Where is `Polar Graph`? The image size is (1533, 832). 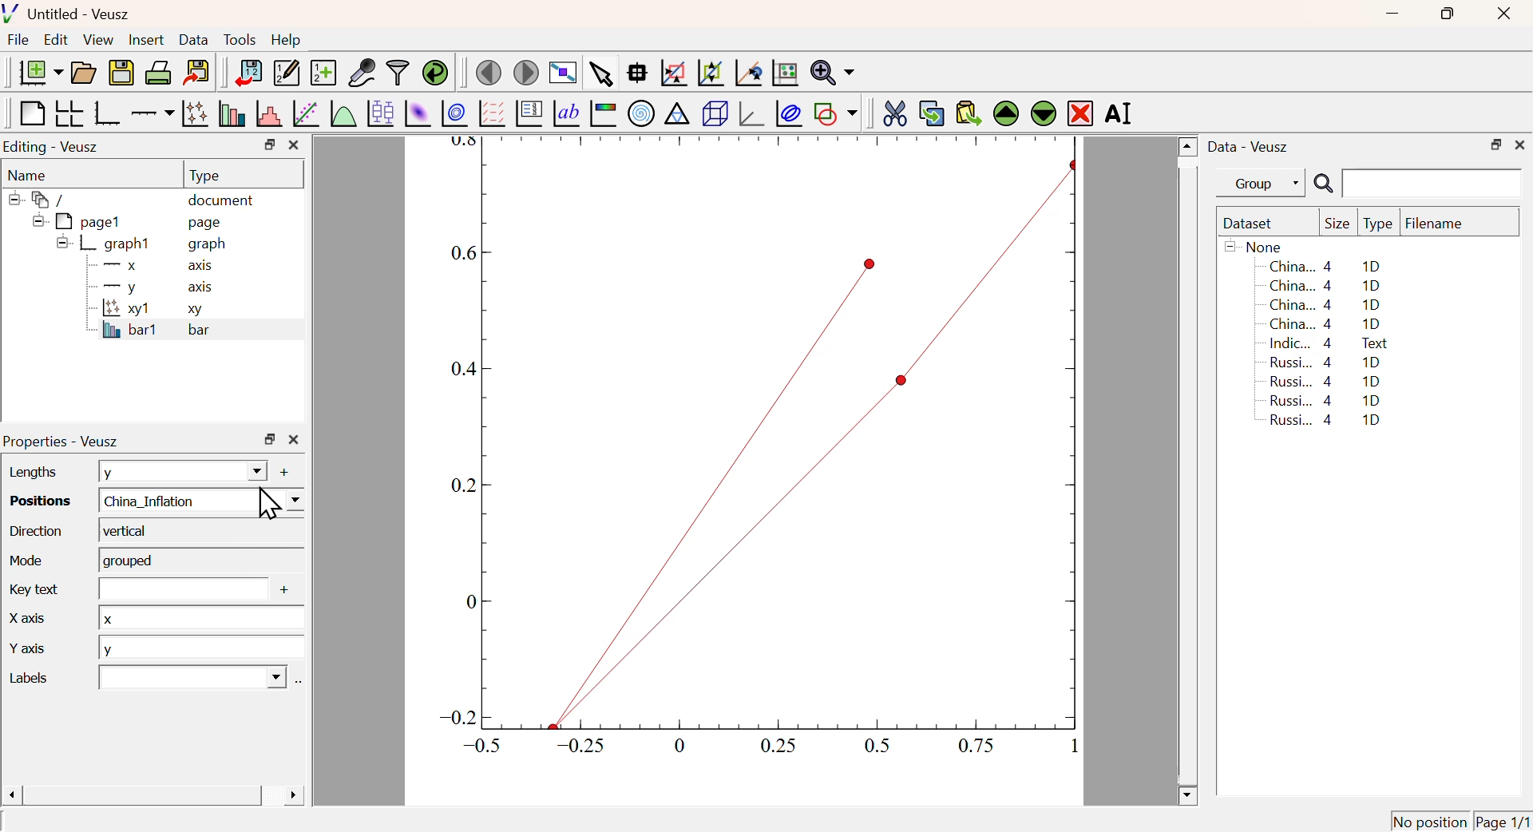
Polar Graph is located at coordinates (642, 113).